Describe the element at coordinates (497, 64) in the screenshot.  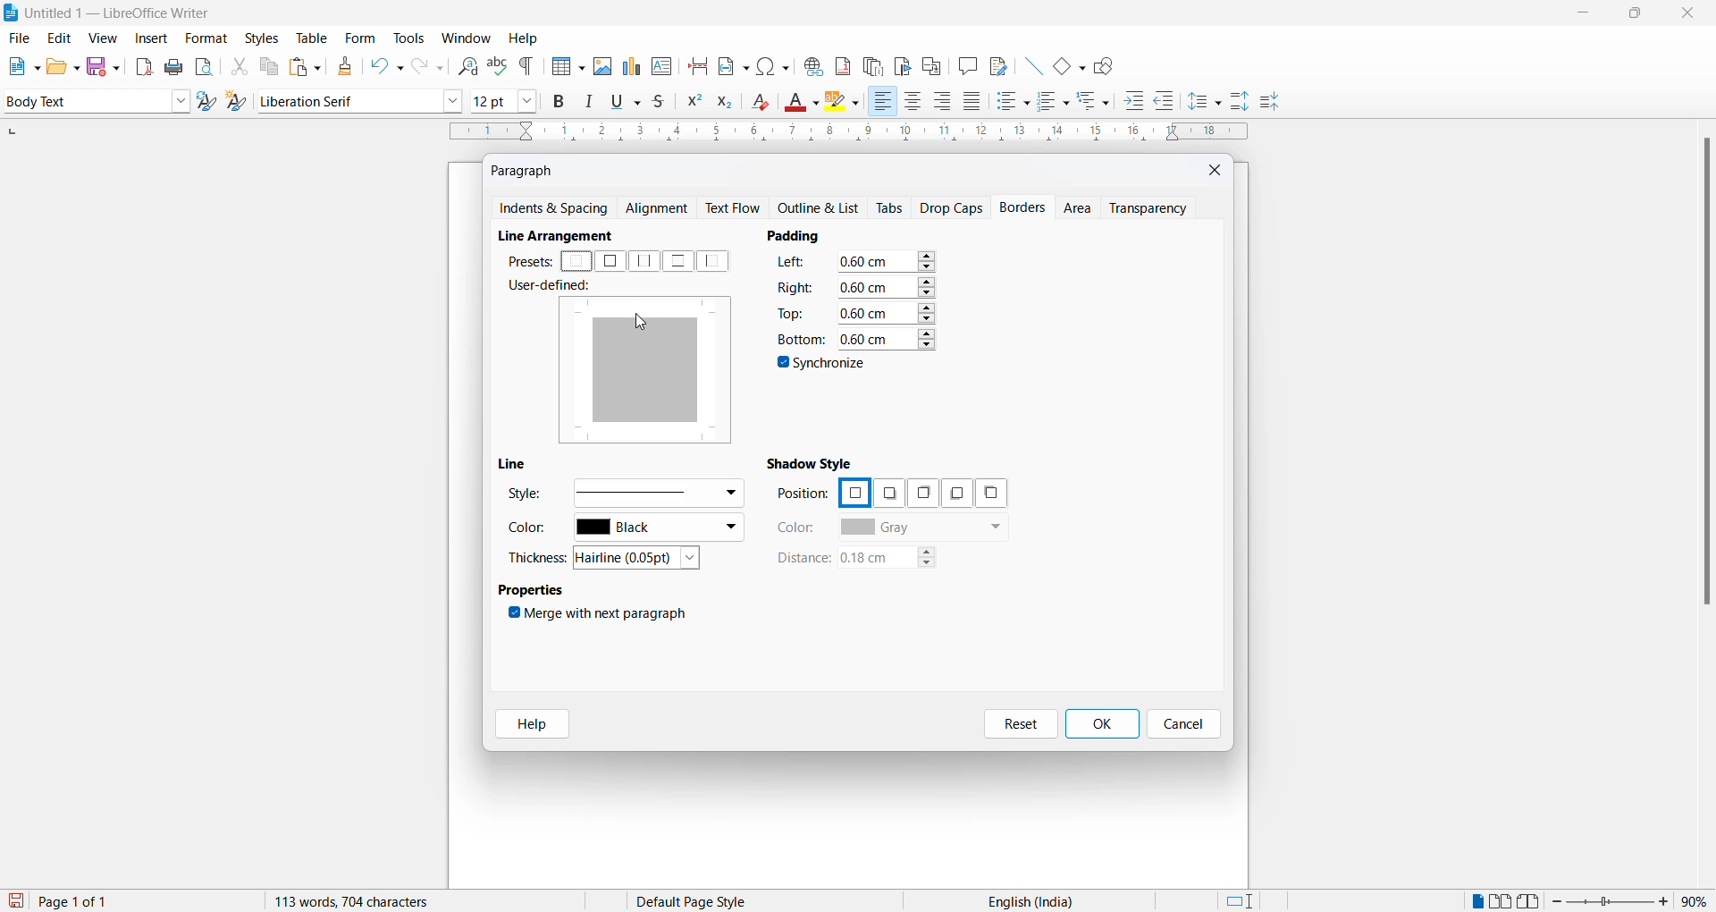
I see `spellings` at that location.